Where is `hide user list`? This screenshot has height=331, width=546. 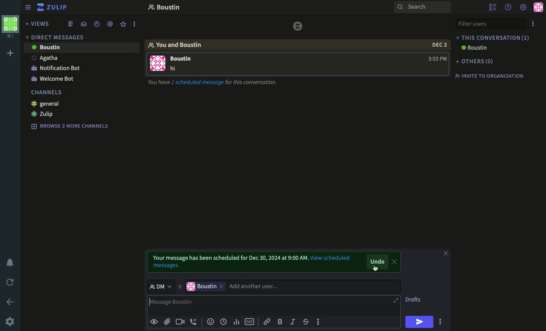 hide user list is located at coordinates (493, 7).